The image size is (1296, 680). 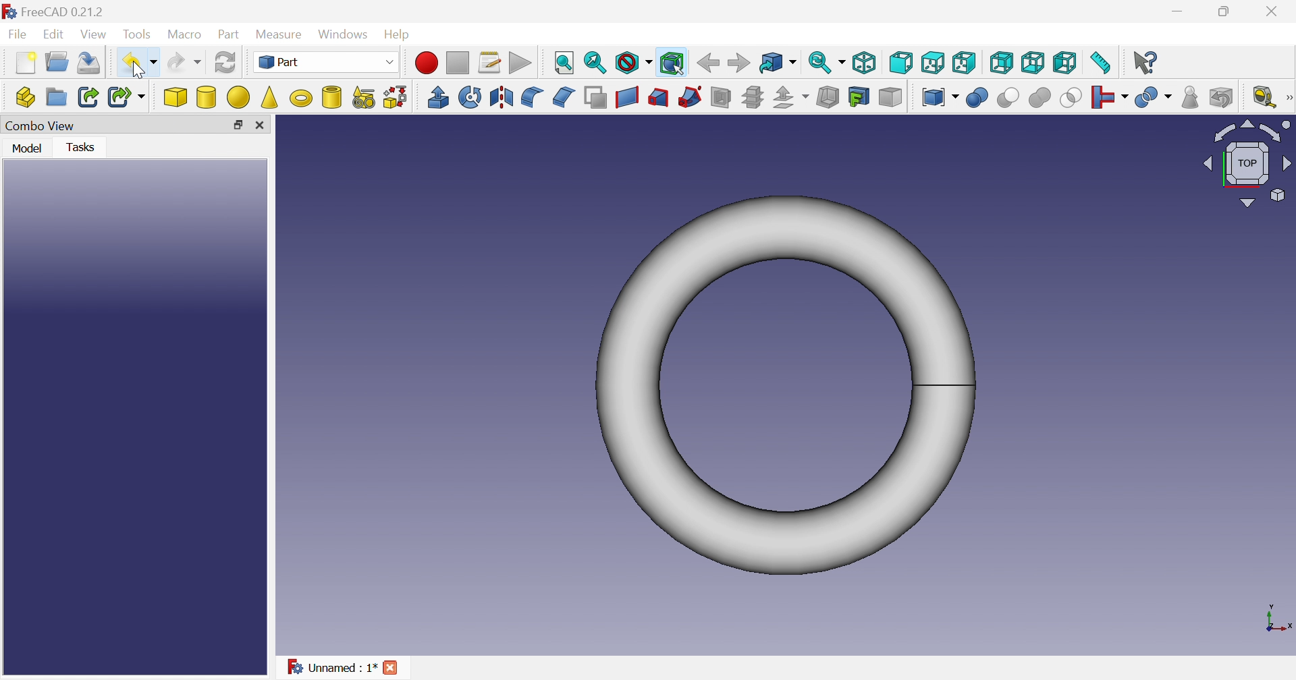 I want to click on Cut, so click(x=1008, y=99).